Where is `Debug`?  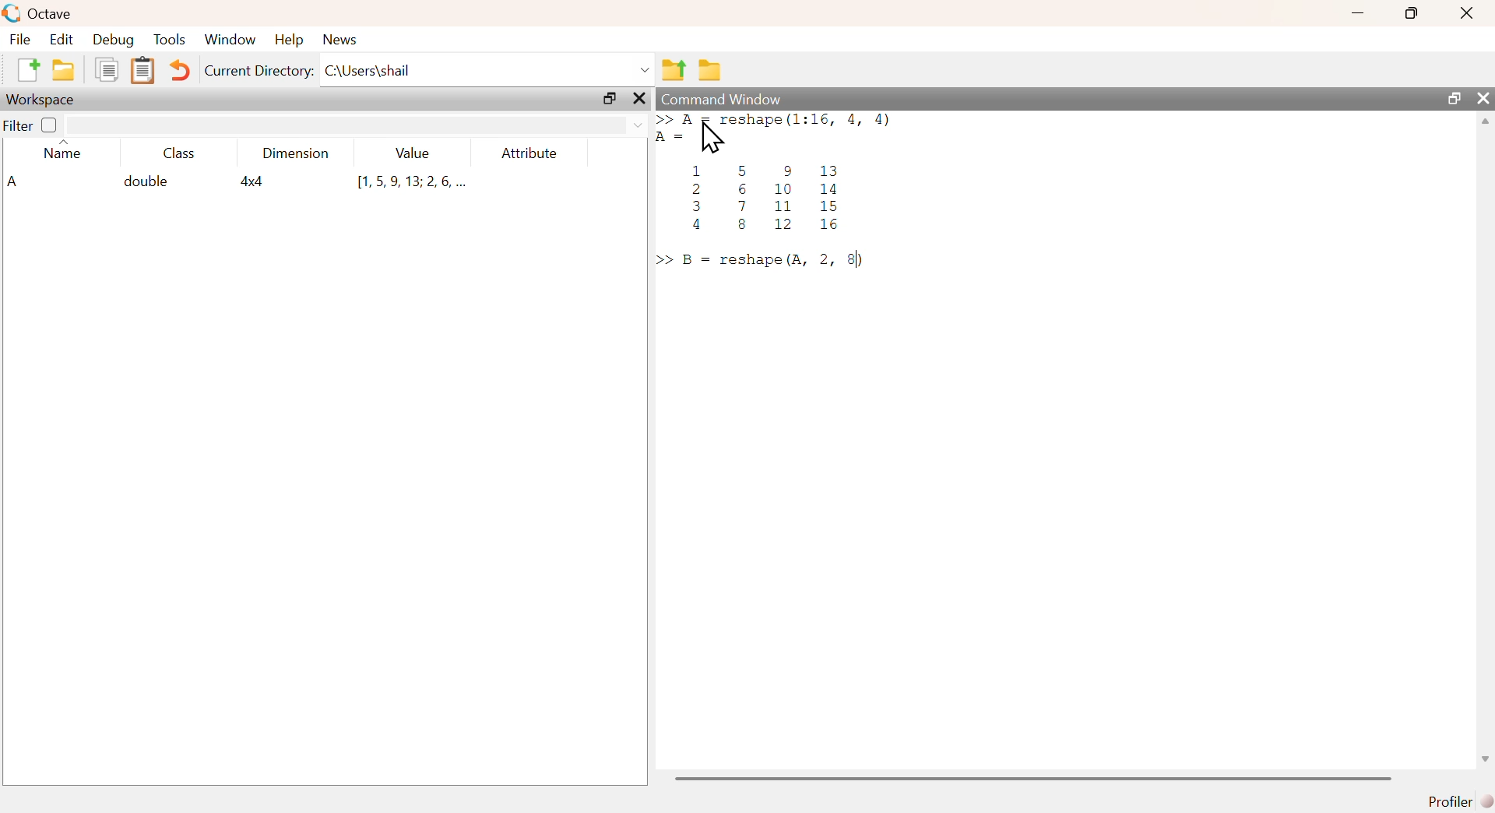
Debug is located at coordinates (113, 40).